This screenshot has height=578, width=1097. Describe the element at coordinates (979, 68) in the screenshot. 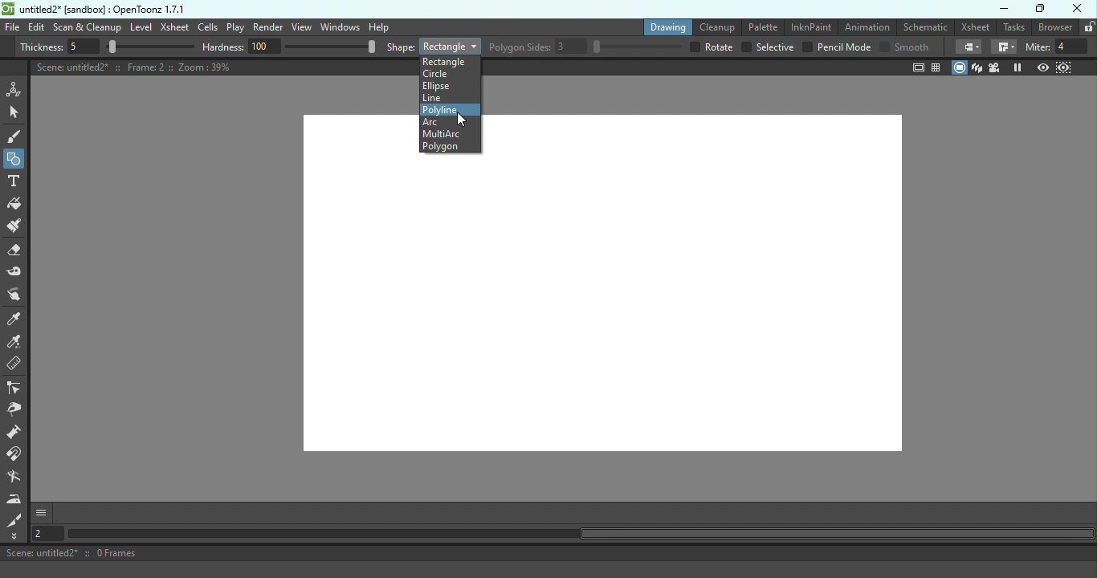

I see `3D view` at that location.